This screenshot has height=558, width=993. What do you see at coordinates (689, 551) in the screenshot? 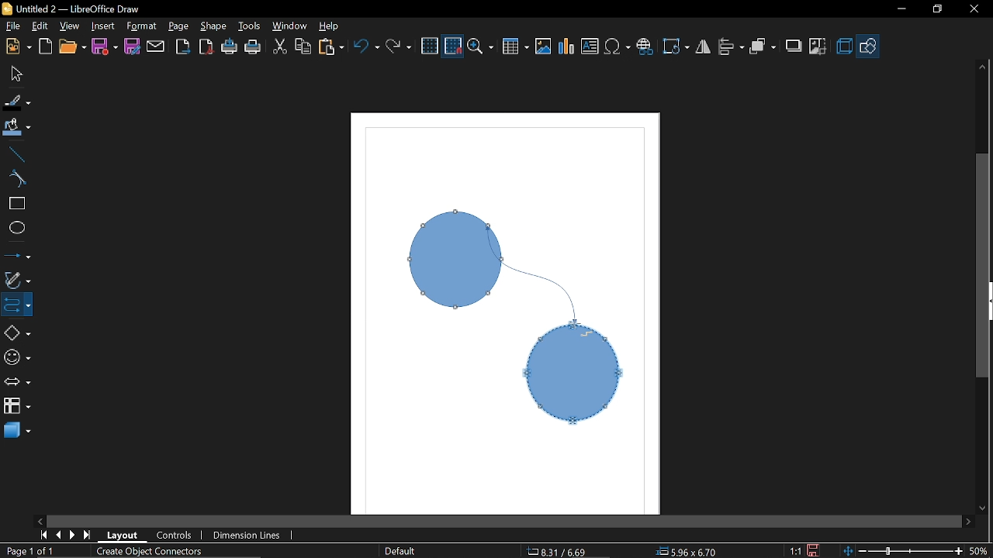
I see `Location` at bounding box center [689, 551].